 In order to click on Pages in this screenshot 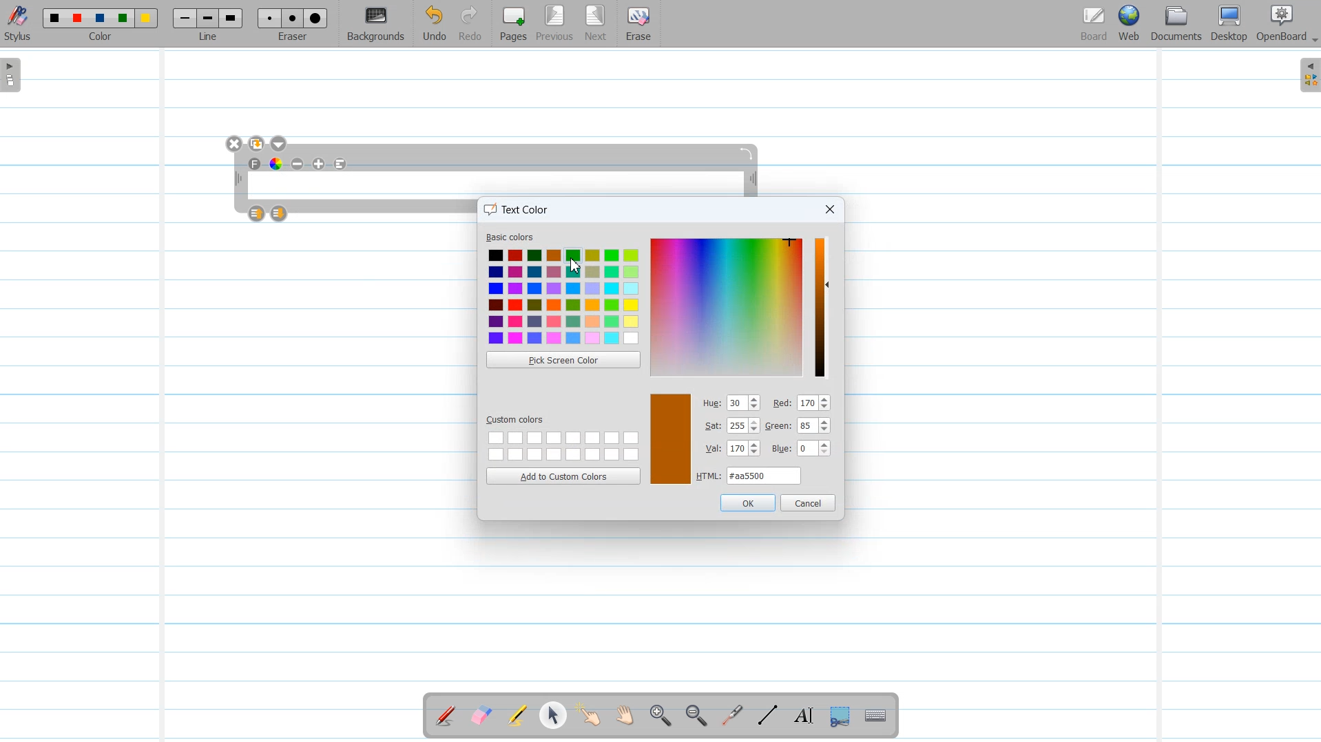, I will do `click(512, 23)`.